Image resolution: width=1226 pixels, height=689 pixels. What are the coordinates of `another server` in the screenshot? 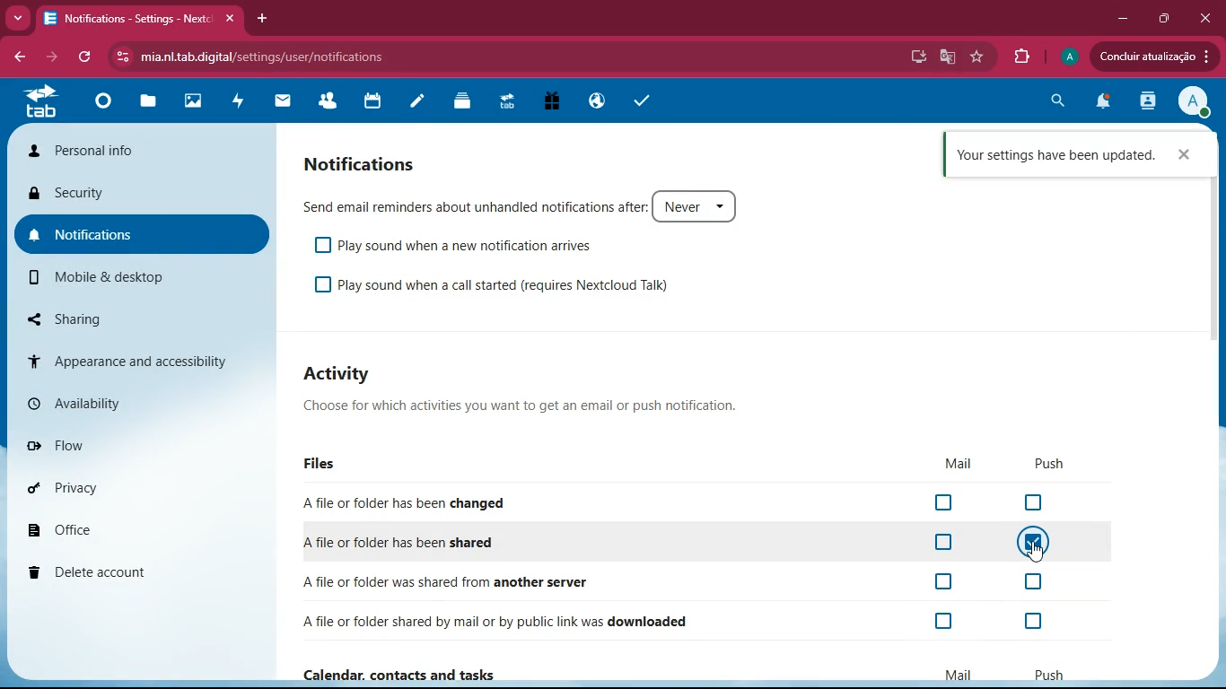 It's located at (542, 580).